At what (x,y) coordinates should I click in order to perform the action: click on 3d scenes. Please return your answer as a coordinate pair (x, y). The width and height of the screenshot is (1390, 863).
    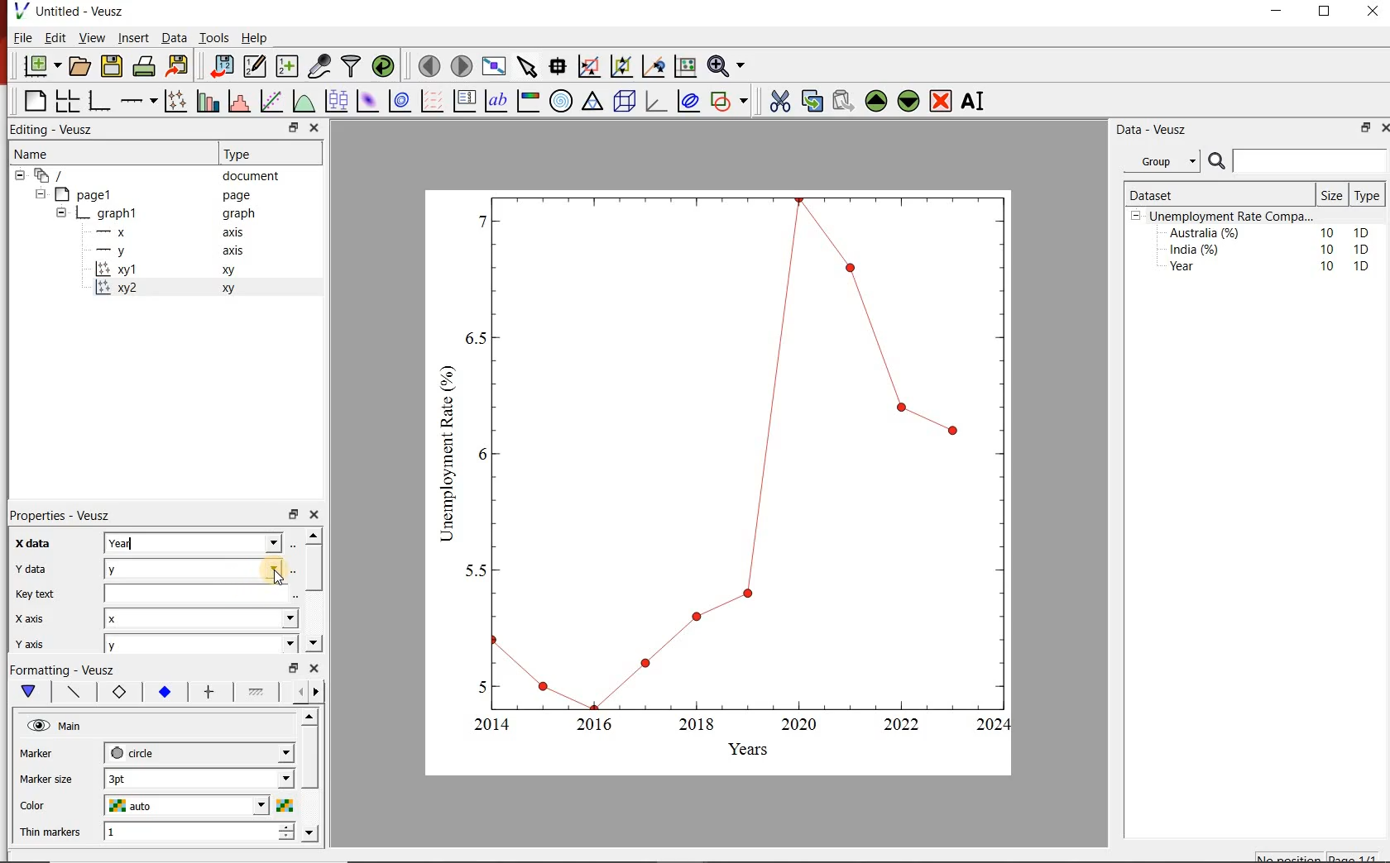
    Looking at the image, I should click on (622, 100).